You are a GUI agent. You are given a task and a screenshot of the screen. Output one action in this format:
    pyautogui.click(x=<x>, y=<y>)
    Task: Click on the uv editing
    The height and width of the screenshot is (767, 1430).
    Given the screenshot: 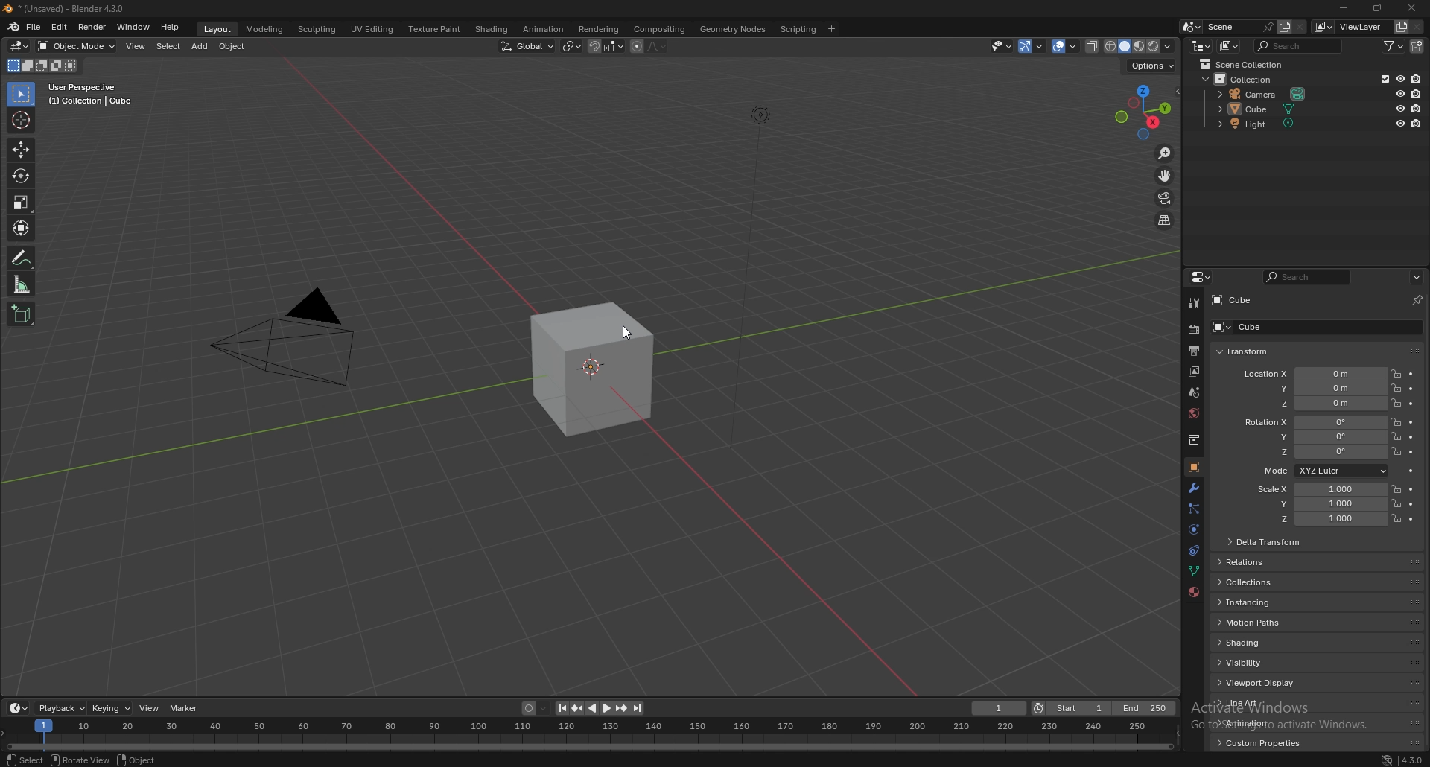 What is the action you would take?
    pyautogui.click(x=373, y=29)
    